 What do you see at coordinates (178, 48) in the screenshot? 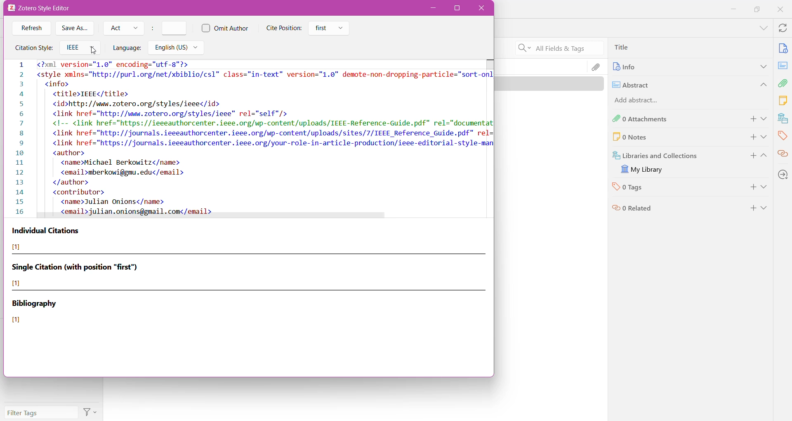
I see `Select Language` at bounding box center [178, 48].